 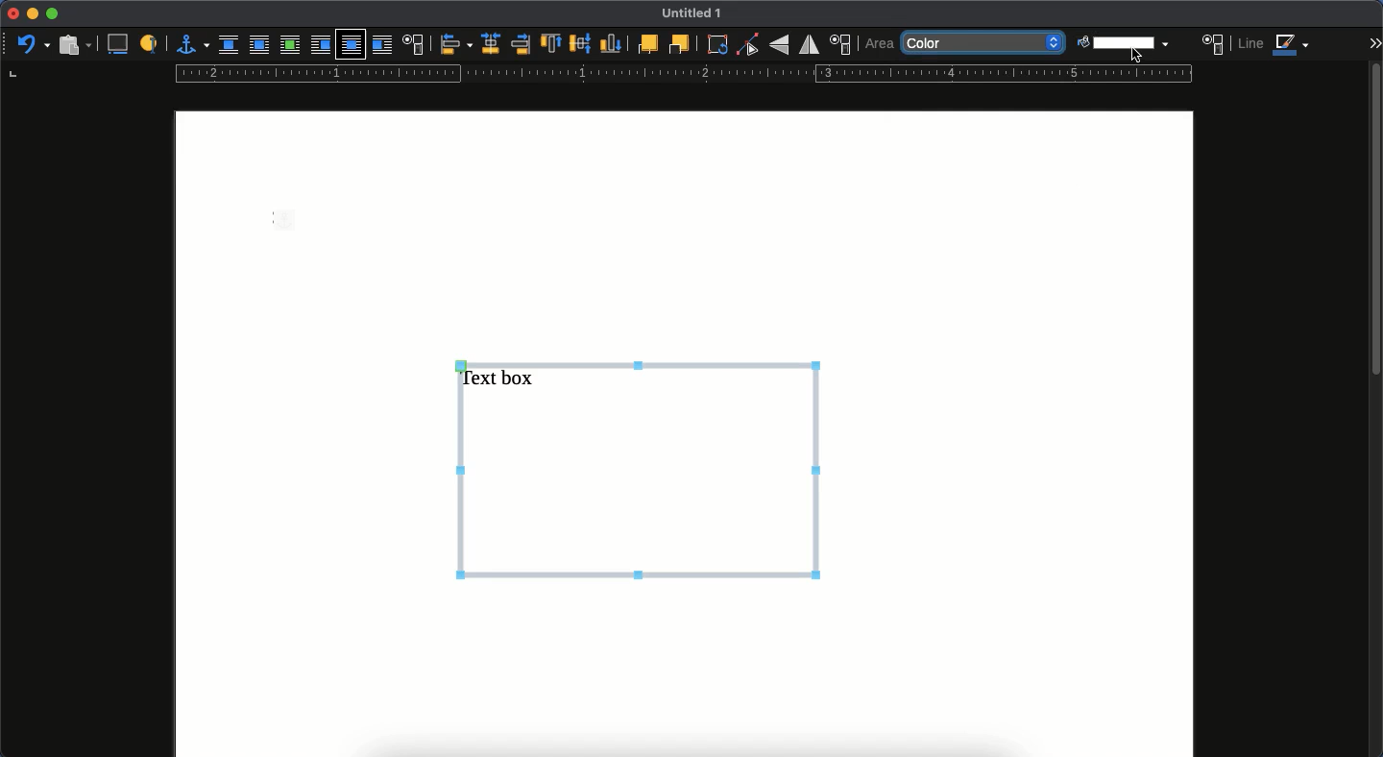 What do you see at coordinates (842, 44) in the screenshot?
I see `position and size` at bounding box center [842, 44].